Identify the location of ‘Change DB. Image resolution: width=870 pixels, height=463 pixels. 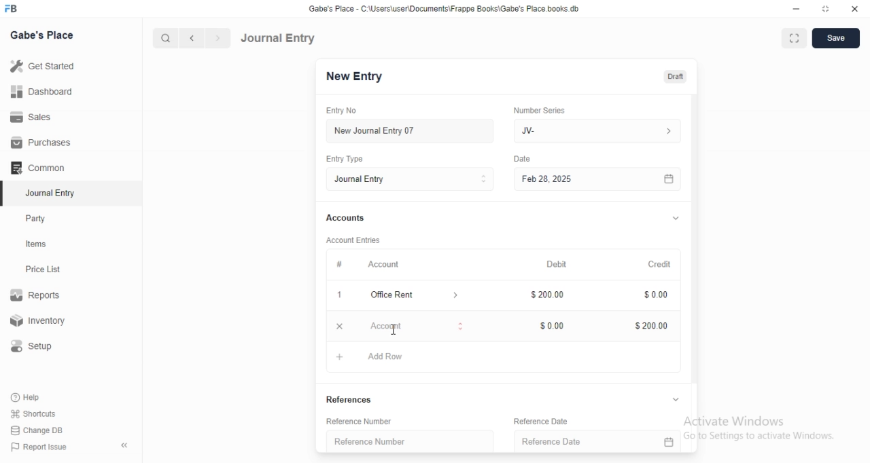
(37, 430).